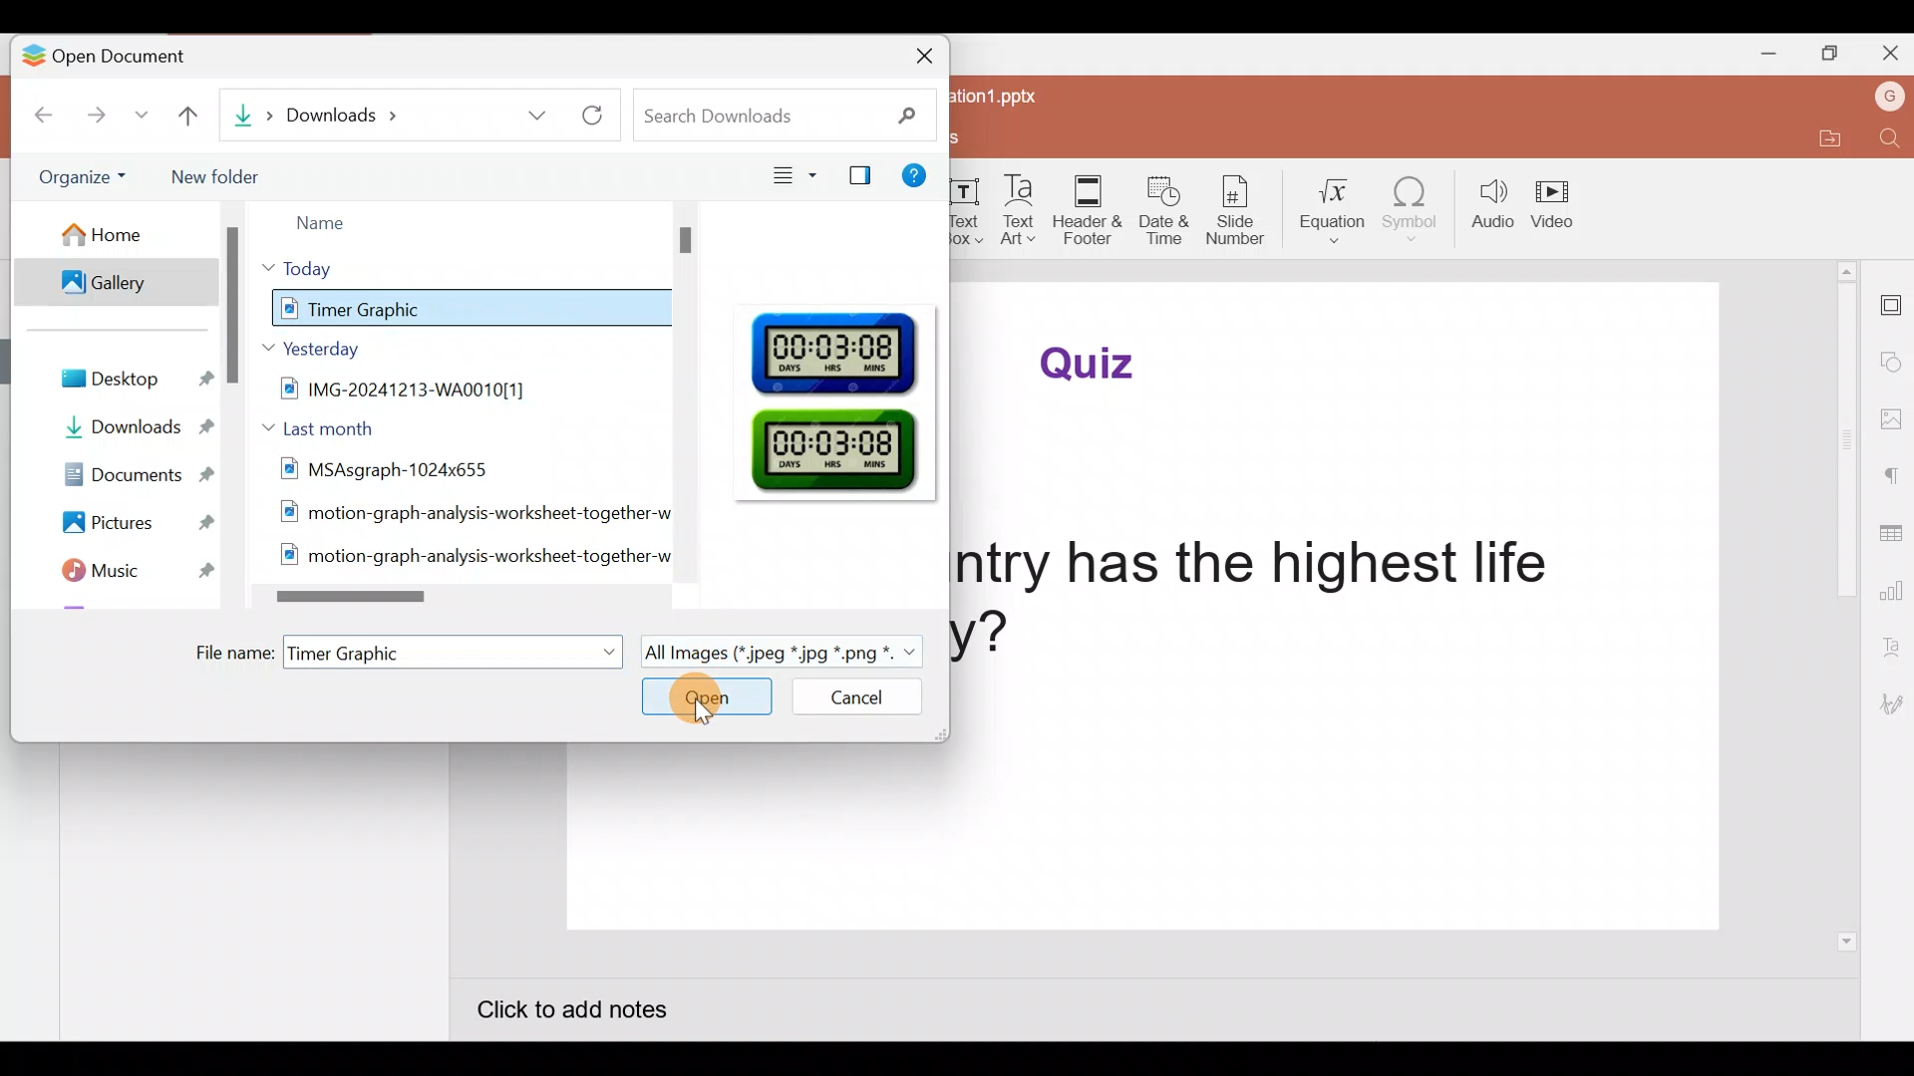 This screenshot has height=1076, width=1914. Describe the element at coordinates (455, 601) in the screenshot. I see `Scroll bar` at that location.